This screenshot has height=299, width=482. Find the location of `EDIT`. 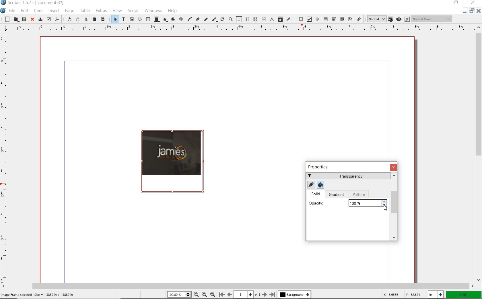

EDIT is located at coordinates (24, 11).